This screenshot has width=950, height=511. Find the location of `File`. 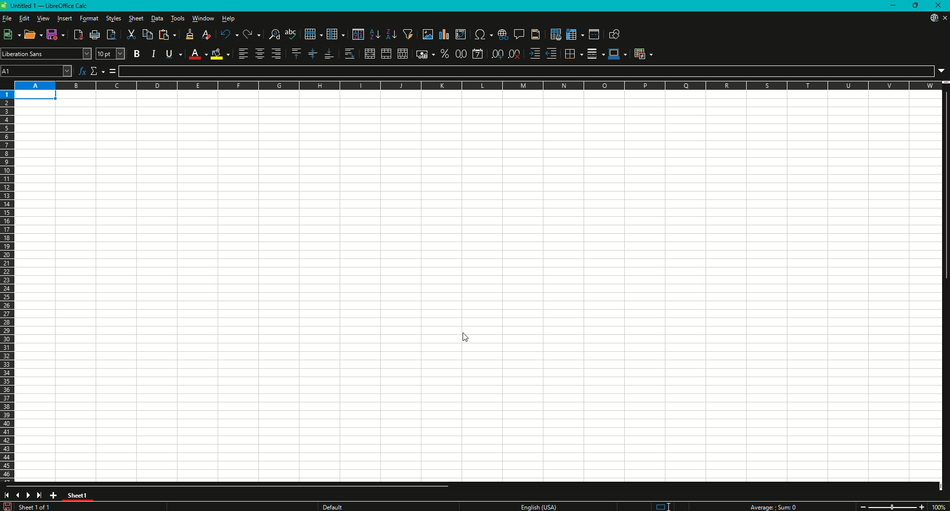

File is located at coordinates (7, 18).